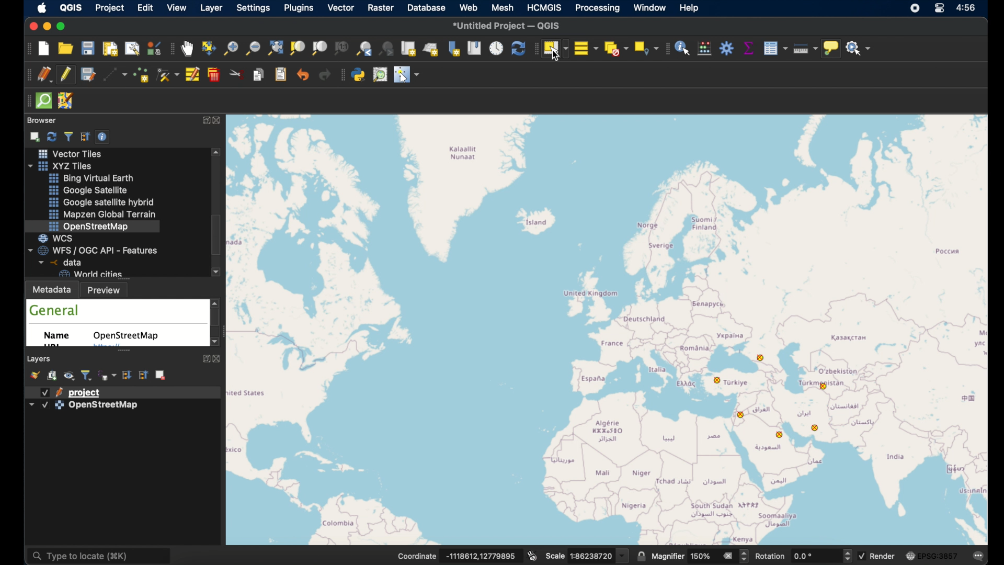  I want to click on new project, so click(44, 50).